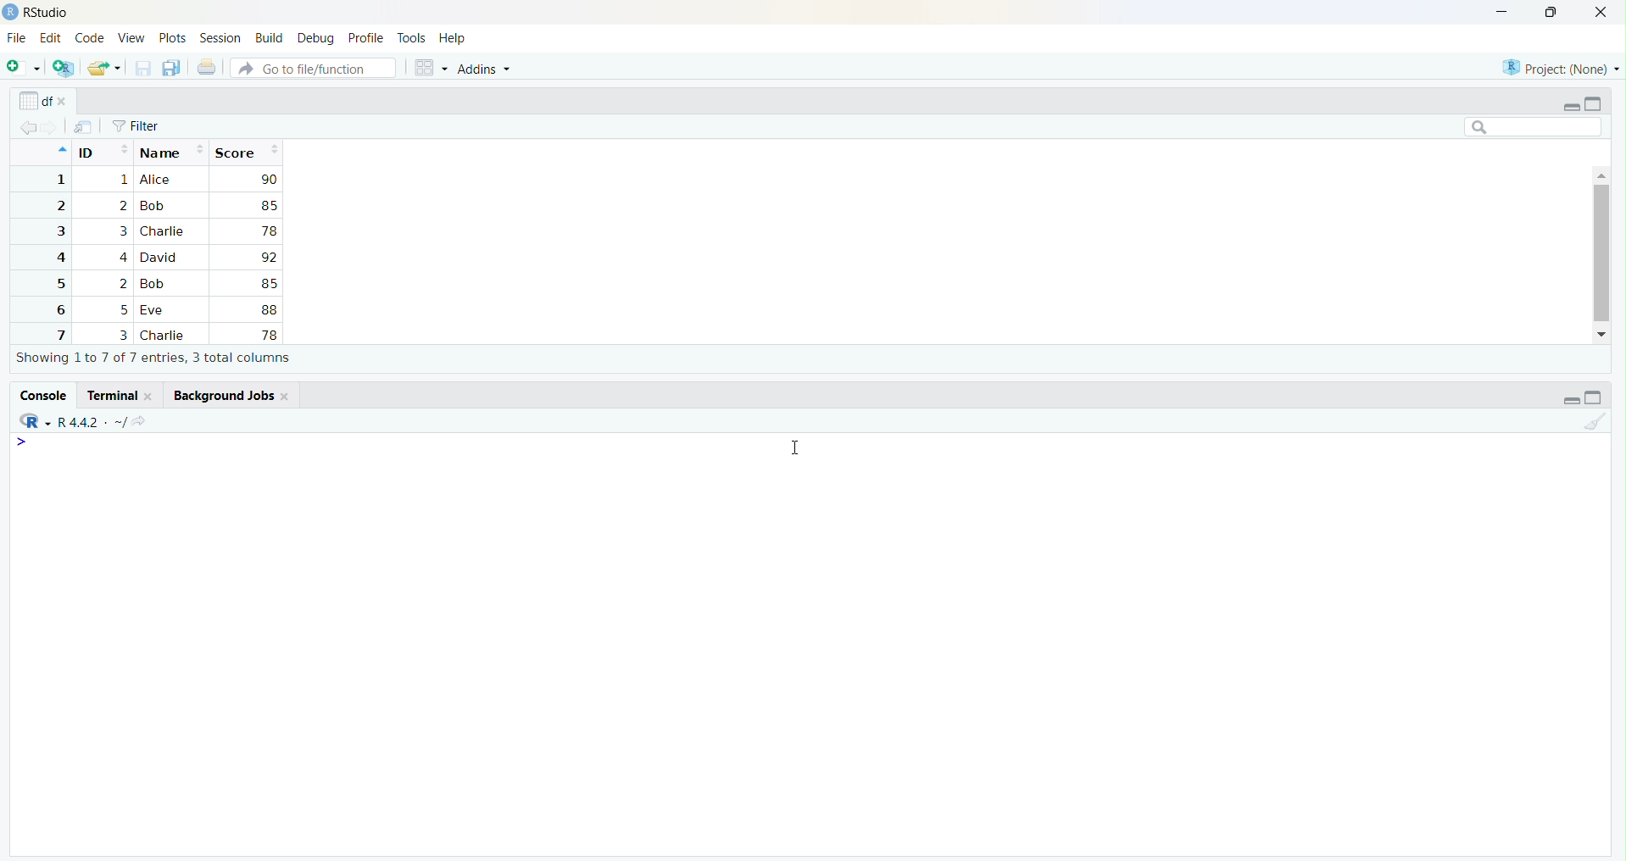  Describe the element at coordinates (1501, 14) in the screenshot. I see `minimize` at that location.